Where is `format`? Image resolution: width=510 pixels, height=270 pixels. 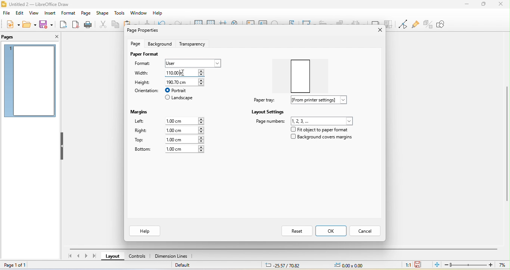
format is located at coordinates (67, 14).